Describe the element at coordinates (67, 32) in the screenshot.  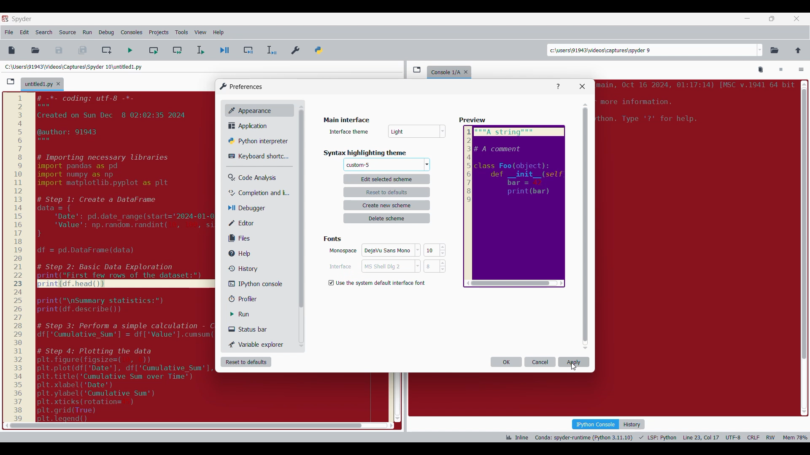
I see `Source menu` at that location.